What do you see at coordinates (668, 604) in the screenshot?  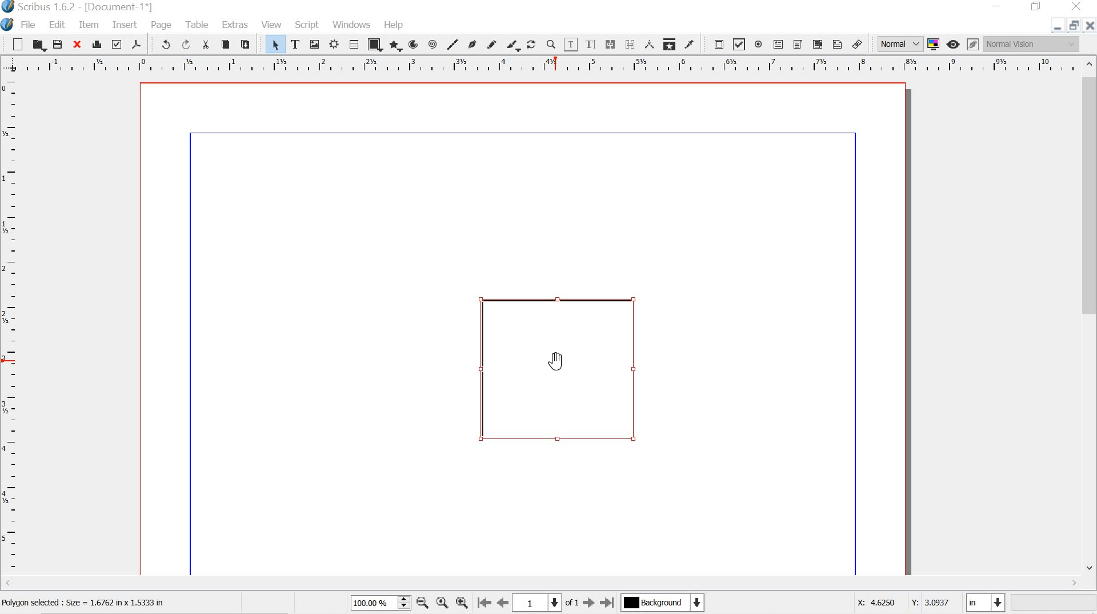 I see `background` at bounding box center [668, 604].